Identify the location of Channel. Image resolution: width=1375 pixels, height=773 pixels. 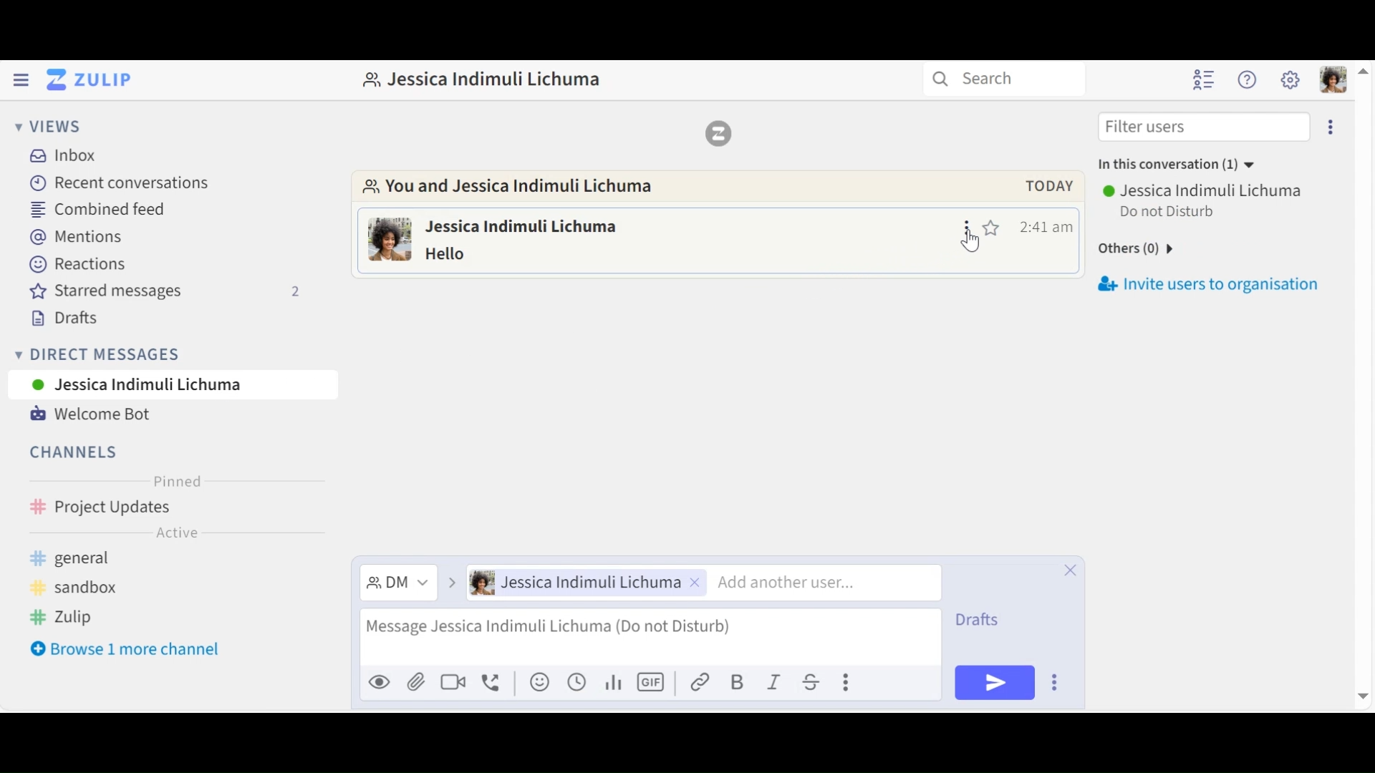
(173, 509).